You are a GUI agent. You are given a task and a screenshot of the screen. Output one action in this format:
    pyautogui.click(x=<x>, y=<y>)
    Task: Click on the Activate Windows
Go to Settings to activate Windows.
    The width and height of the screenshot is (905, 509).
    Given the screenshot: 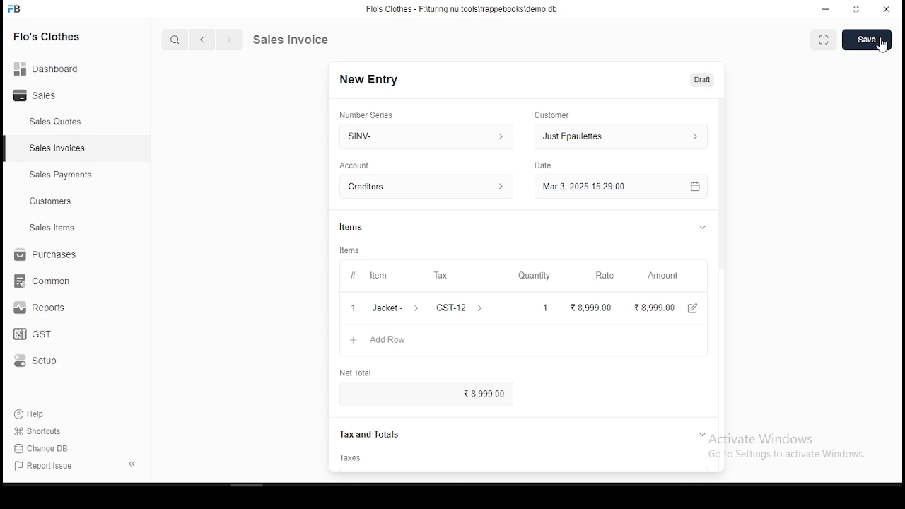 What is the action you would take?
    pyautogui.click(x=795, y=443)
    